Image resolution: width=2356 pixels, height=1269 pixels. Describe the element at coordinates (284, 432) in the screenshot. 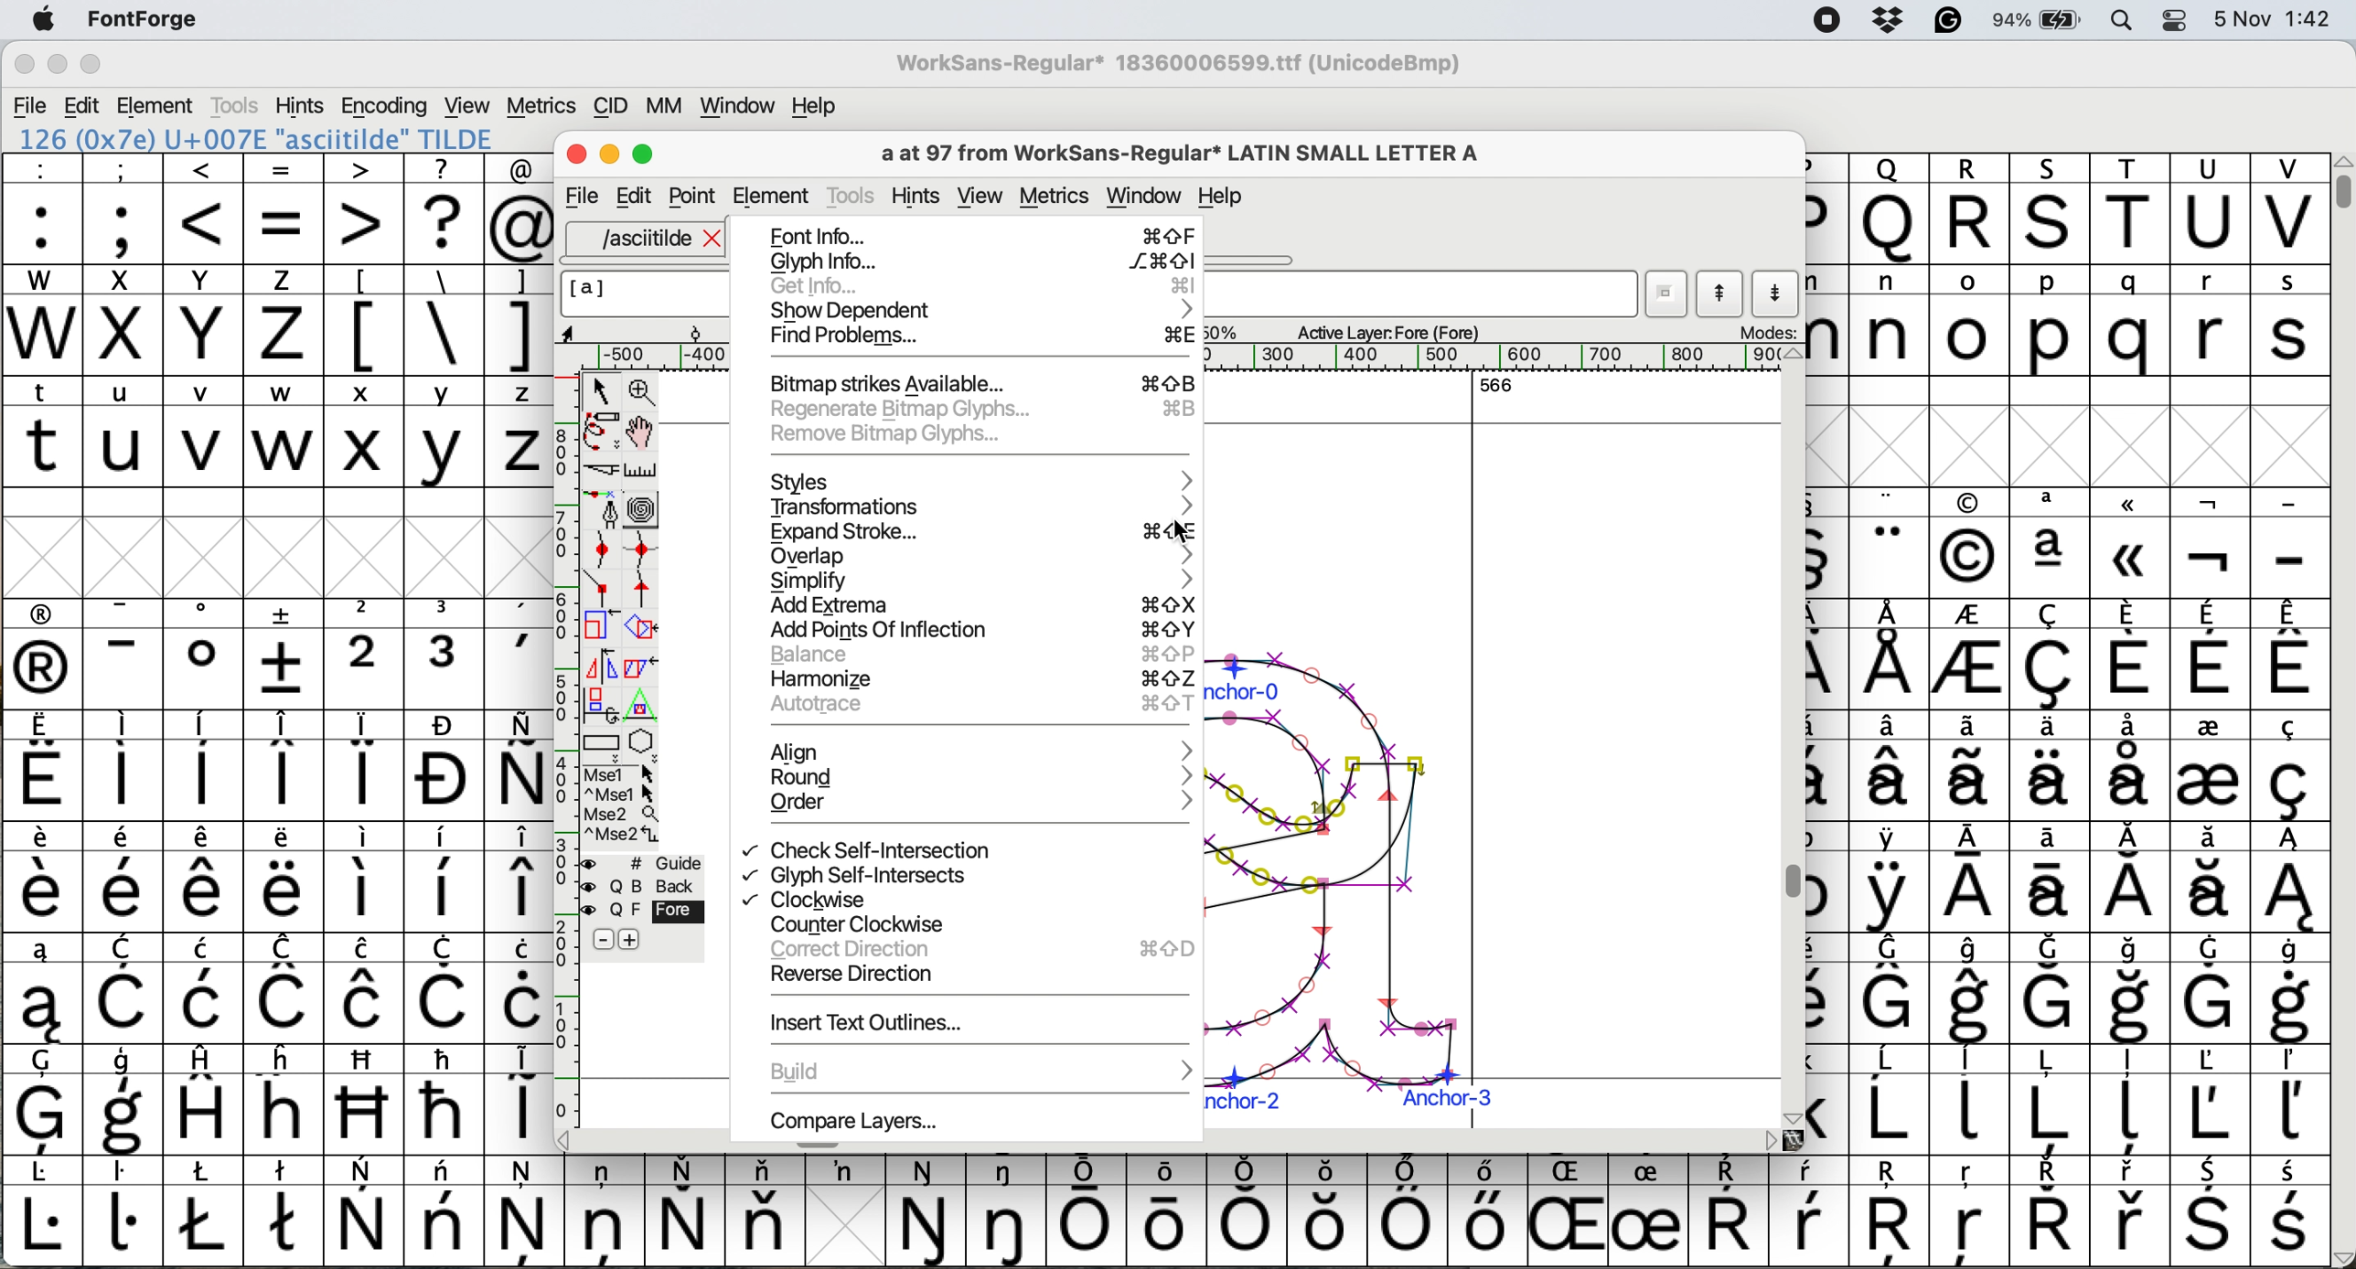

I see `w` at that location.